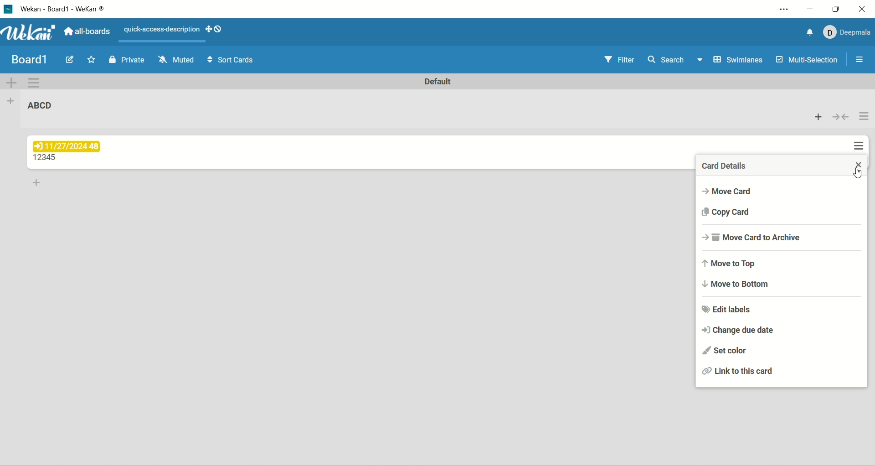 Image resolution: width=875 pixels, height=466 pixels. I want to click on board1, so click(29, 60).